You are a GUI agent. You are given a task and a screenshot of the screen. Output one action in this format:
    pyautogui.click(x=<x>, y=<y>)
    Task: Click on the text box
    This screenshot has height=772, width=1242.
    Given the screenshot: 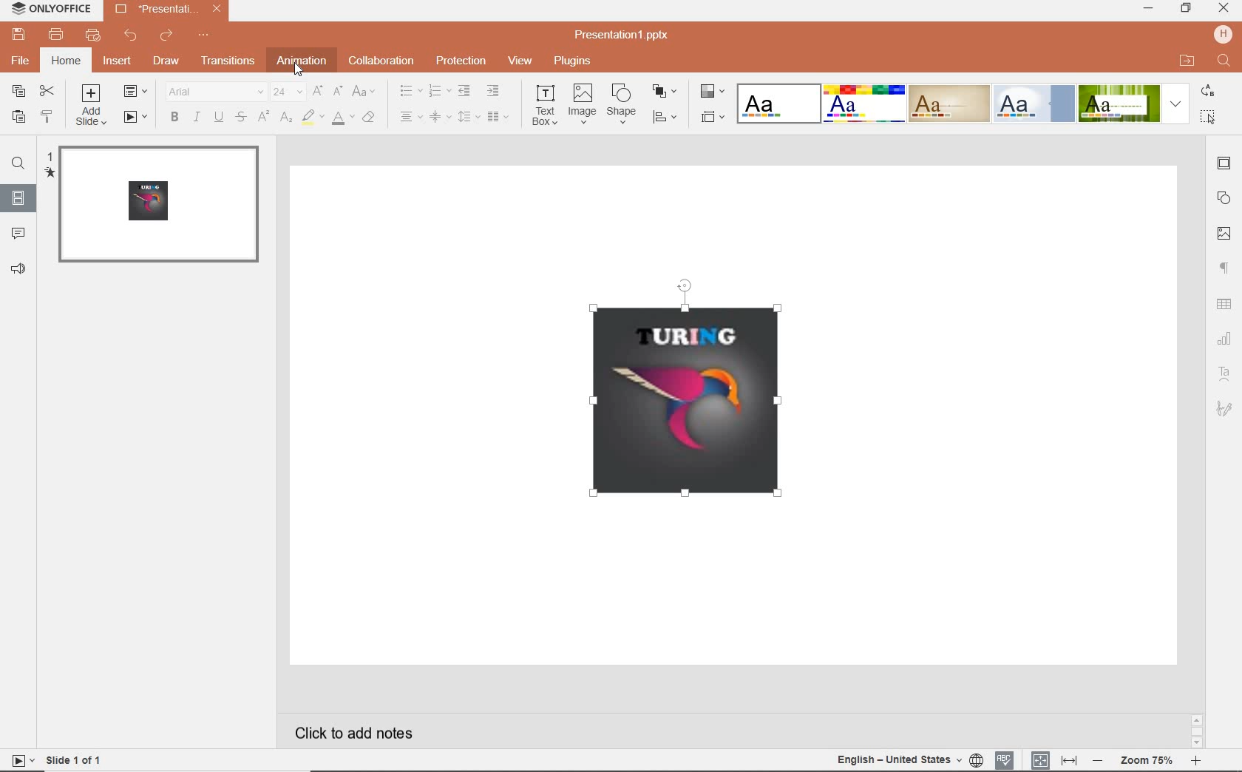 What is the action you would take?
    pyautogui.click(x=541, y=106)
    